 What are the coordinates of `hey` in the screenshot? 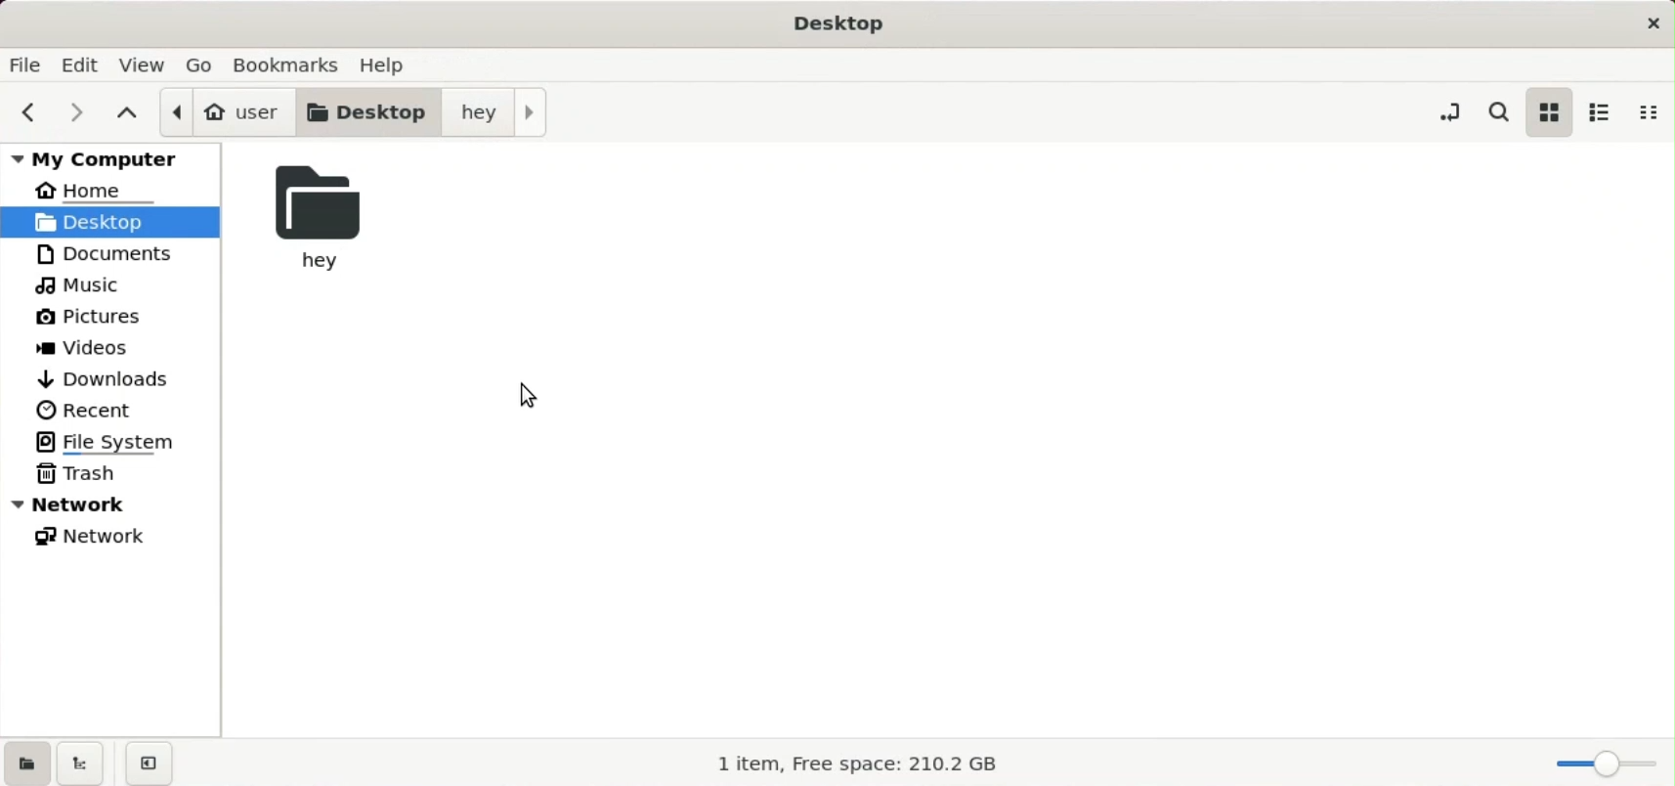 It's located at (498, 112).